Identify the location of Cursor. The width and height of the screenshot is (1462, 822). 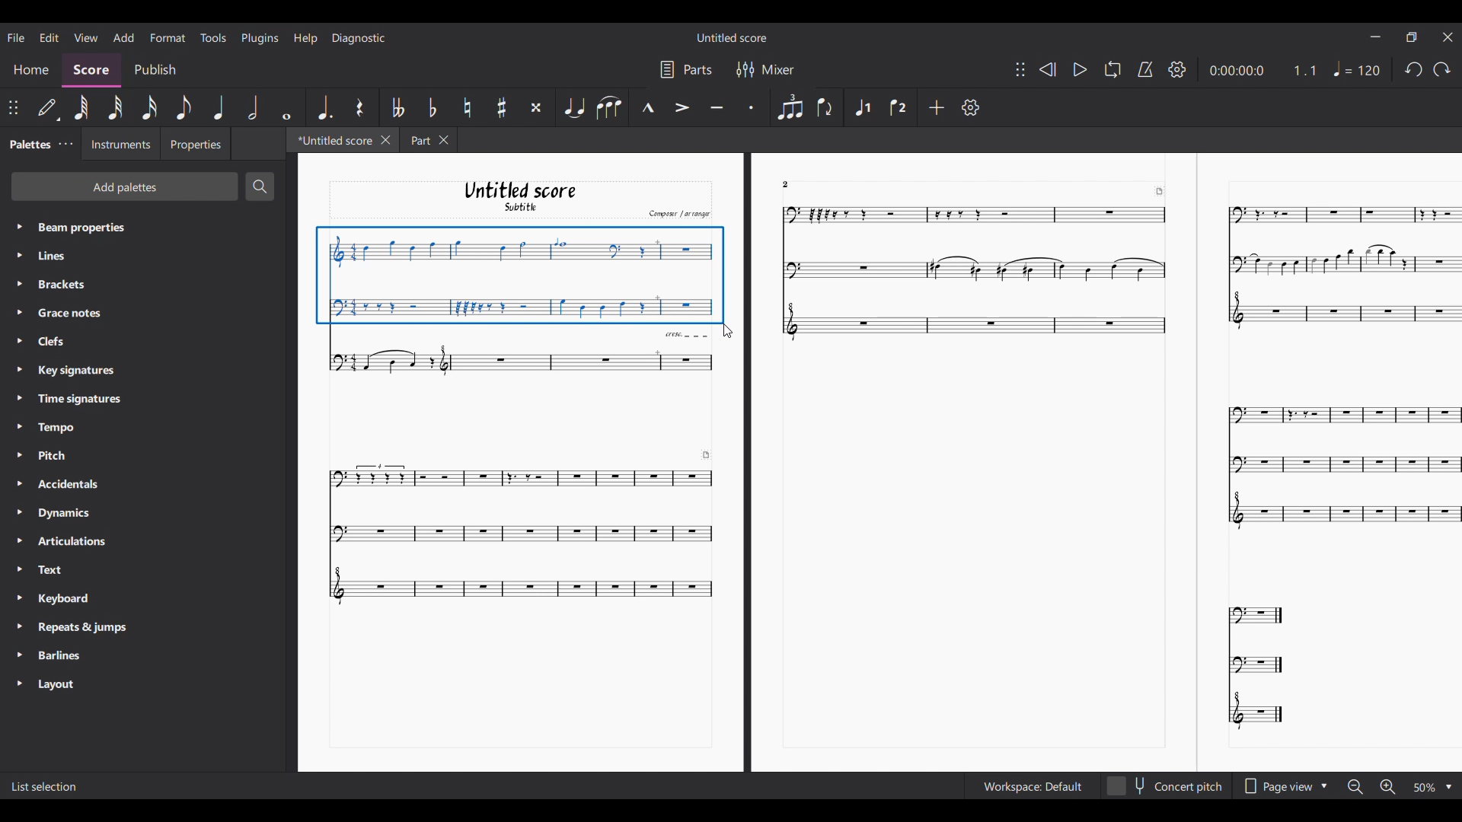
(729, 331).